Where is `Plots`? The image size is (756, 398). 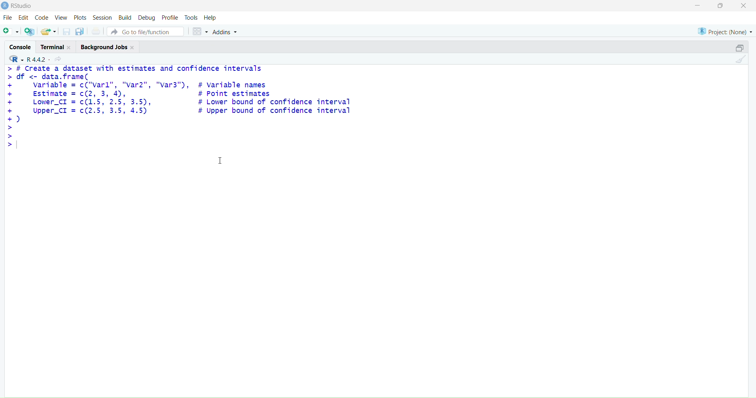 Plots is located at coordinates (80, 18).